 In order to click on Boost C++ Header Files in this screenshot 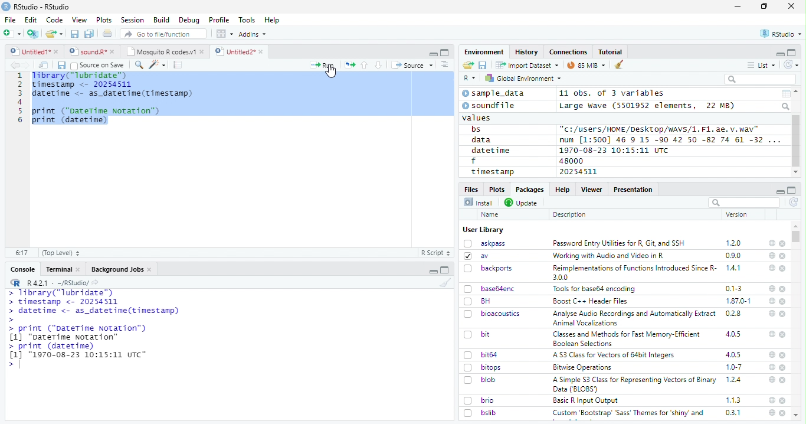, I will do `click(589, 302)`.